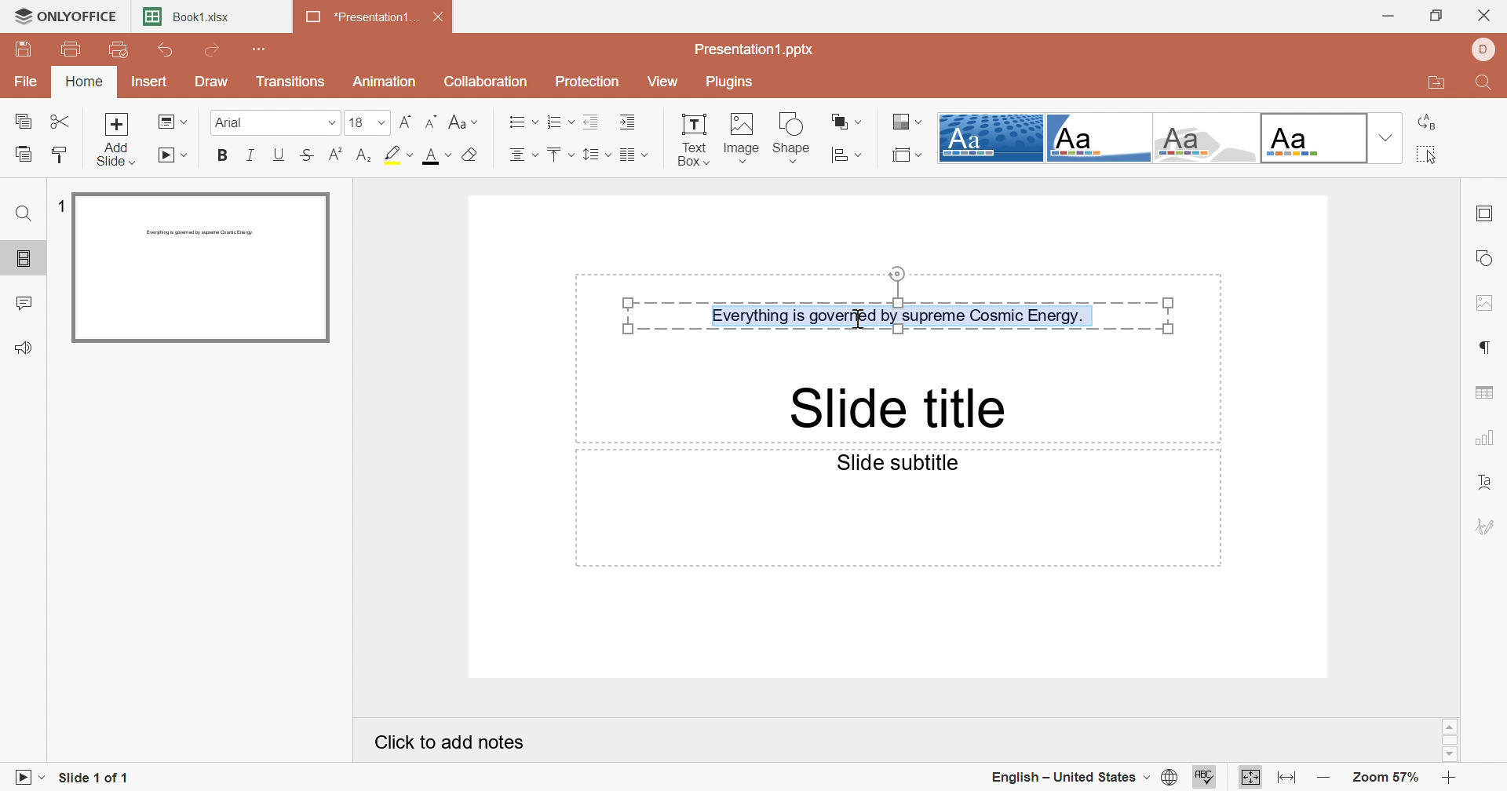 Image resolution: width=1507 pixels, height=791 pixels. I want to click on Protection, so click(587, 82).